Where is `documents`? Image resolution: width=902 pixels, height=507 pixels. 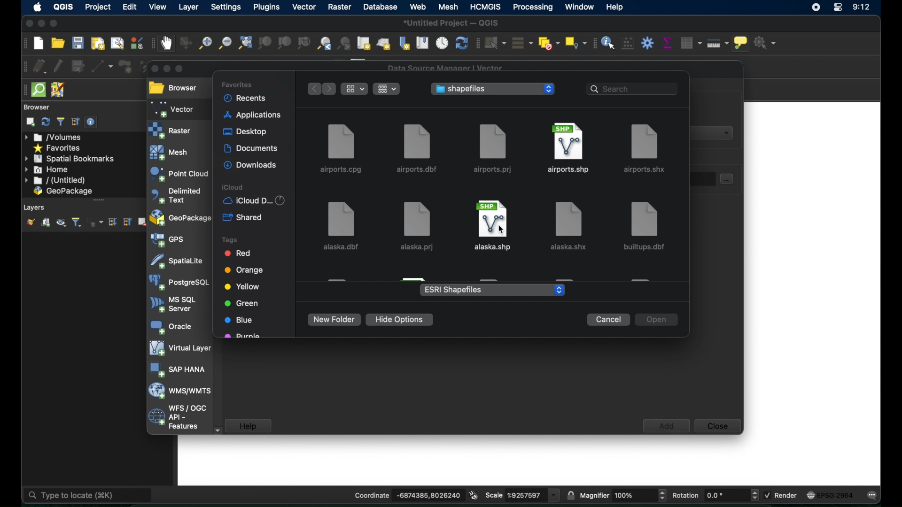
documents is located at coordinates (251, 149).